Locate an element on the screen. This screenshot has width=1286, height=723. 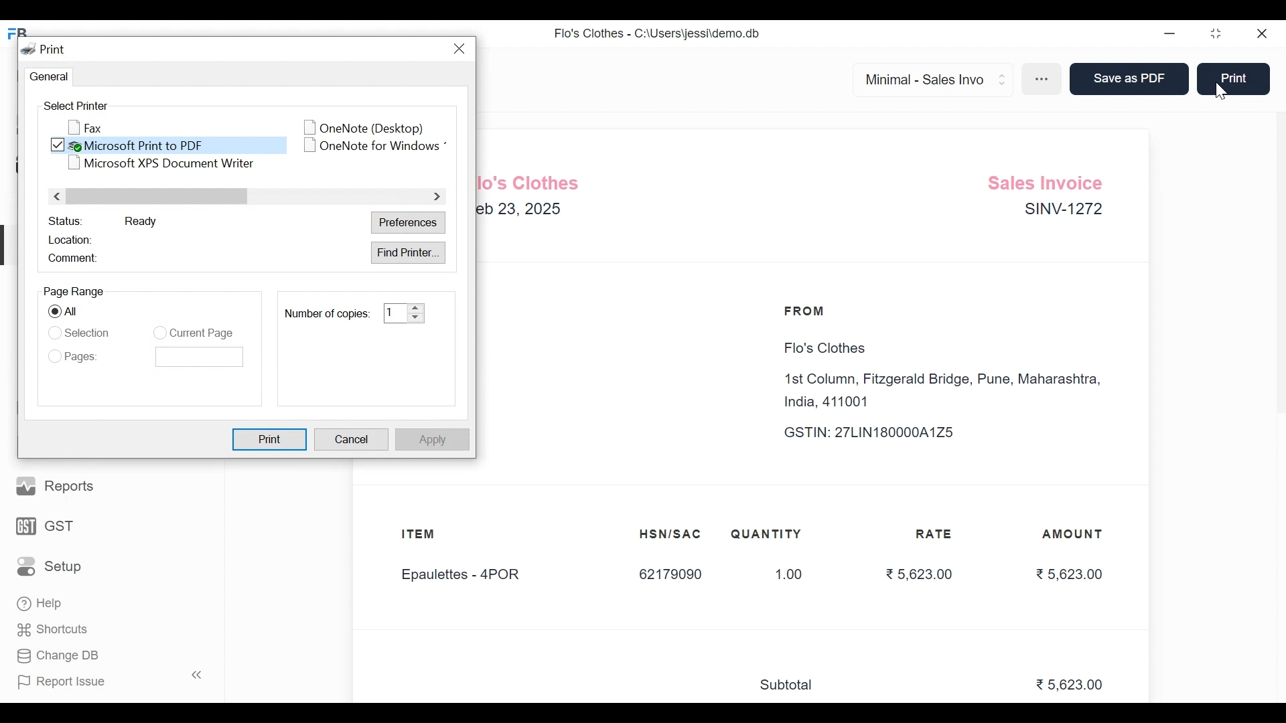
OneNote for Windows * is located at coordinates (376, 146).